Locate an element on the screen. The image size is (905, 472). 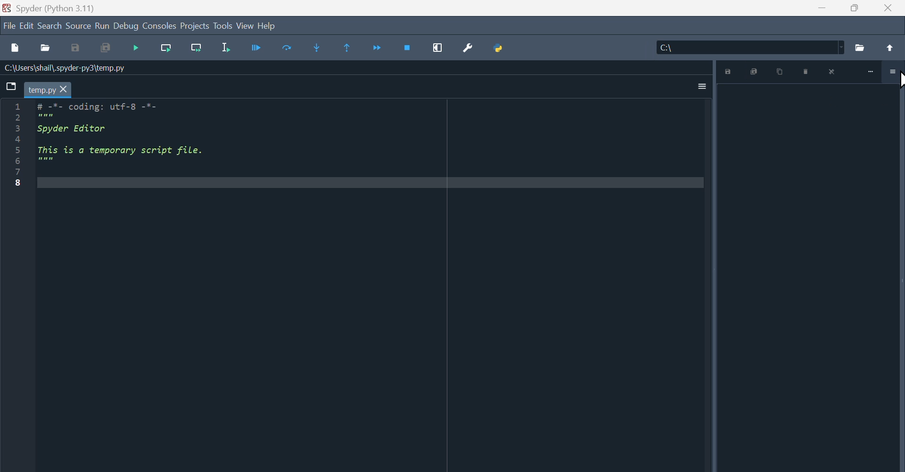
Browse tabs is located at coordinates (8, 89).